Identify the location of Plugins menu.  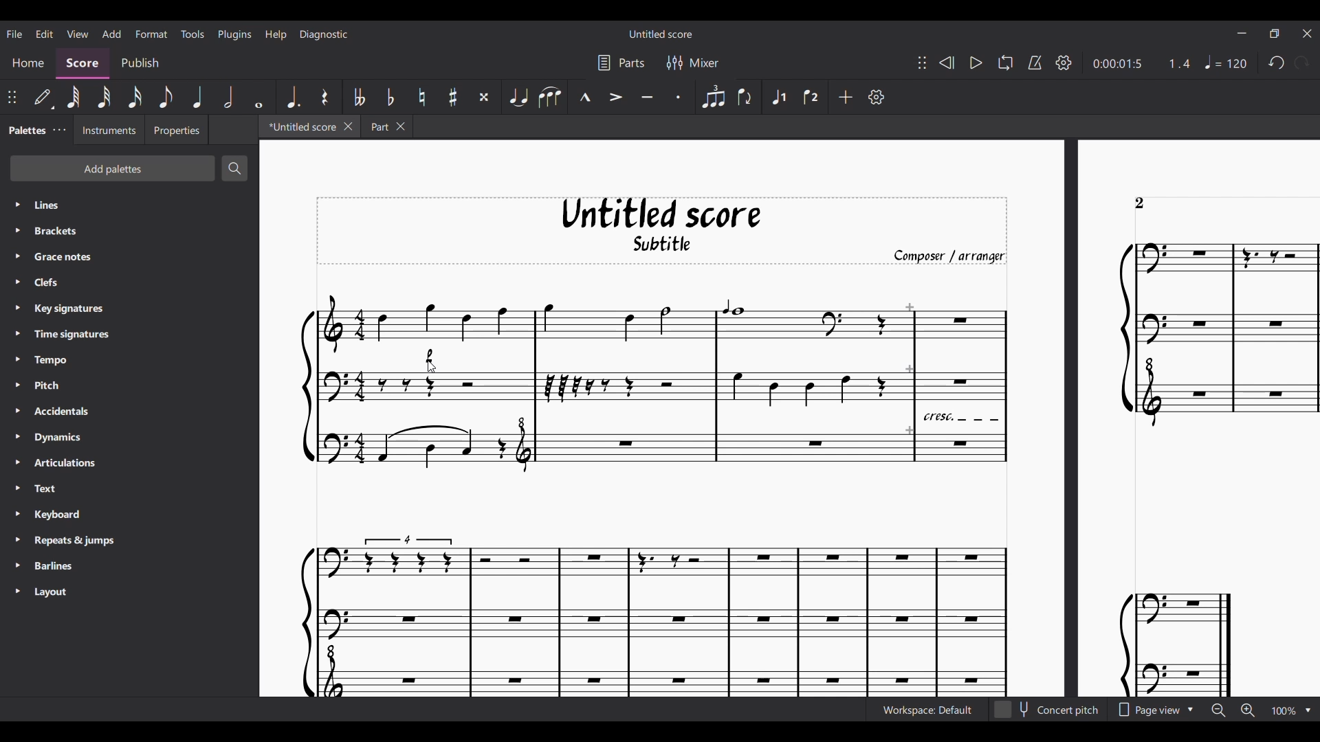
(235, 34).